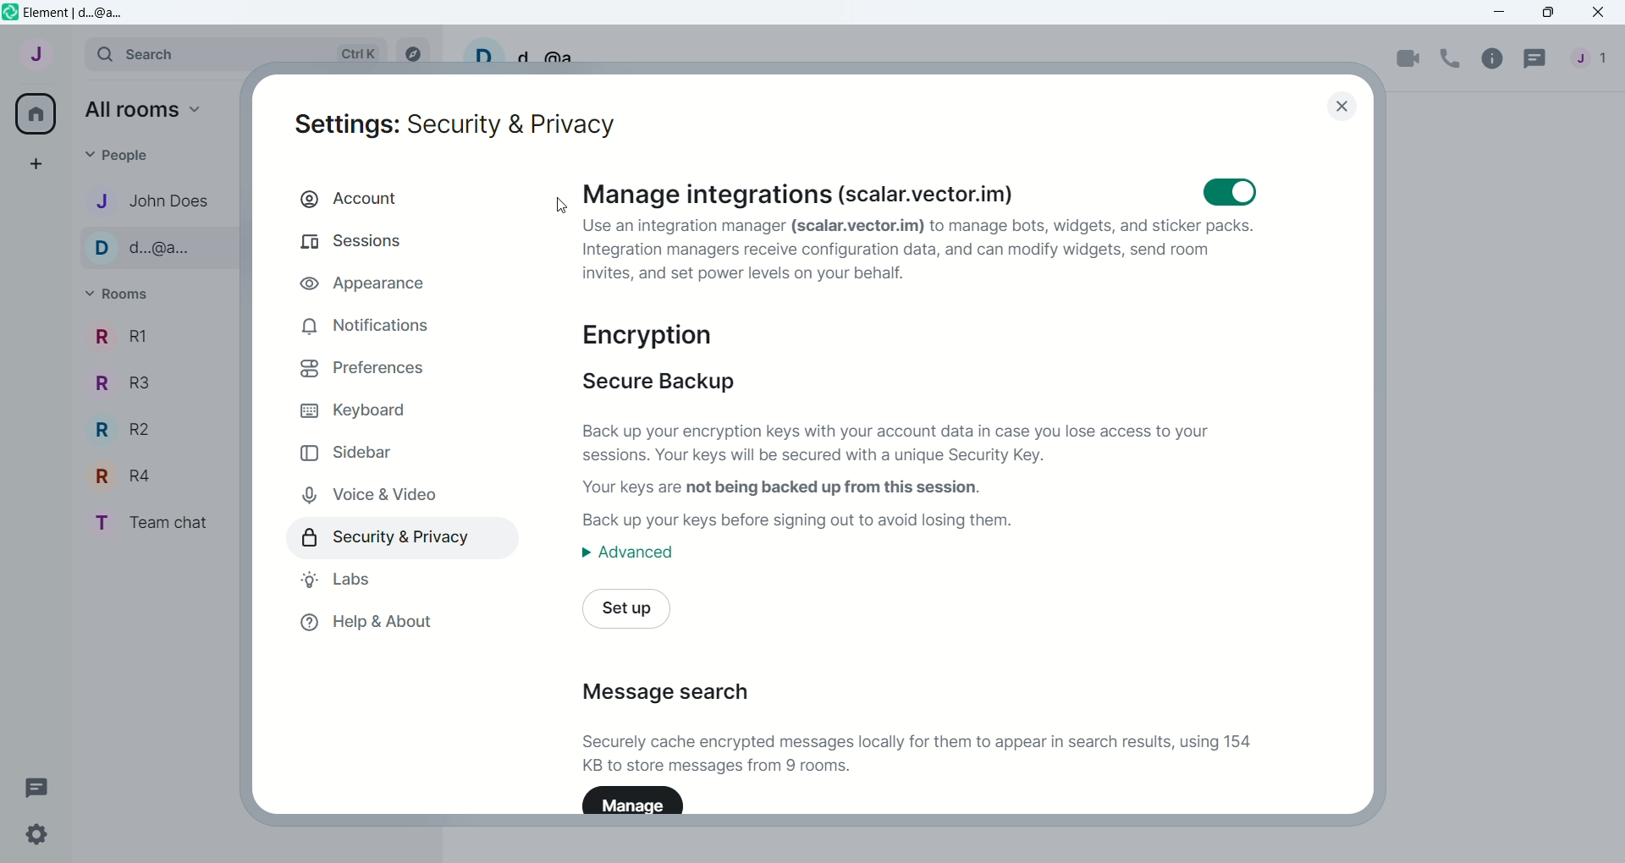 The width and height of the screenshot is (1625, 863). I want to click on logo, so click(10, 13).